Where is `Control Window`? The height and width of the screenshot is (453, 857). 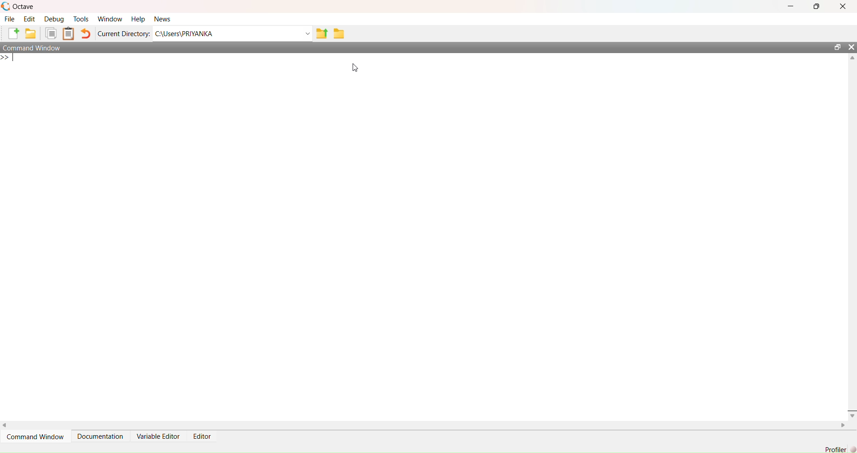
Control Window is located at coordinates (34, 48).